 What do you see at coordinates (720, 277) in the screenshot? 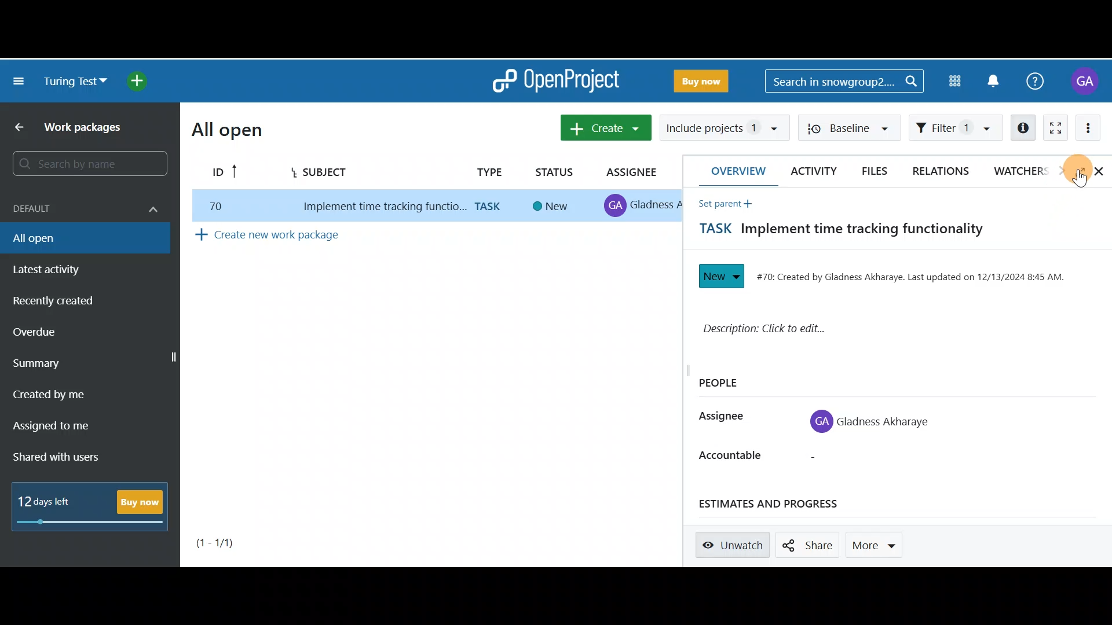
I see `New` at bounding box center [720, 277].